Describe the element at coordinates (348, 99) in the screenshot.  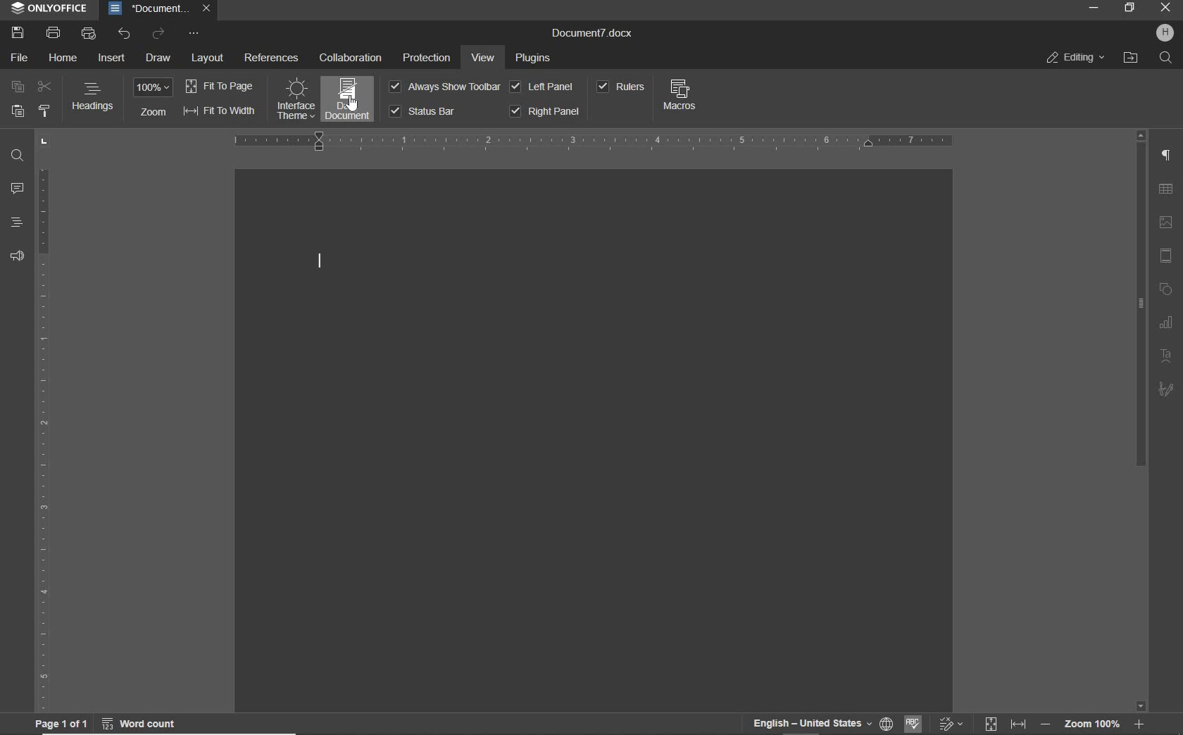
I see `Applied DARK DOCUMENT` at that location.